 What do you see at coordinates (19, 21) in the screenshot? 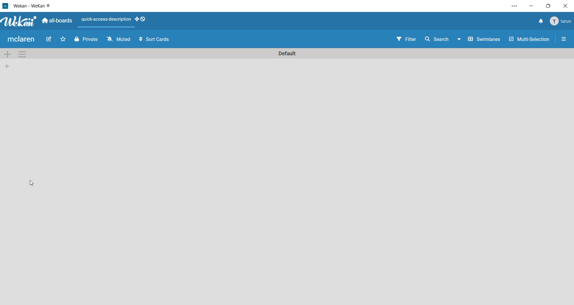
I see `WeKan` at bounding box center [19, 21].